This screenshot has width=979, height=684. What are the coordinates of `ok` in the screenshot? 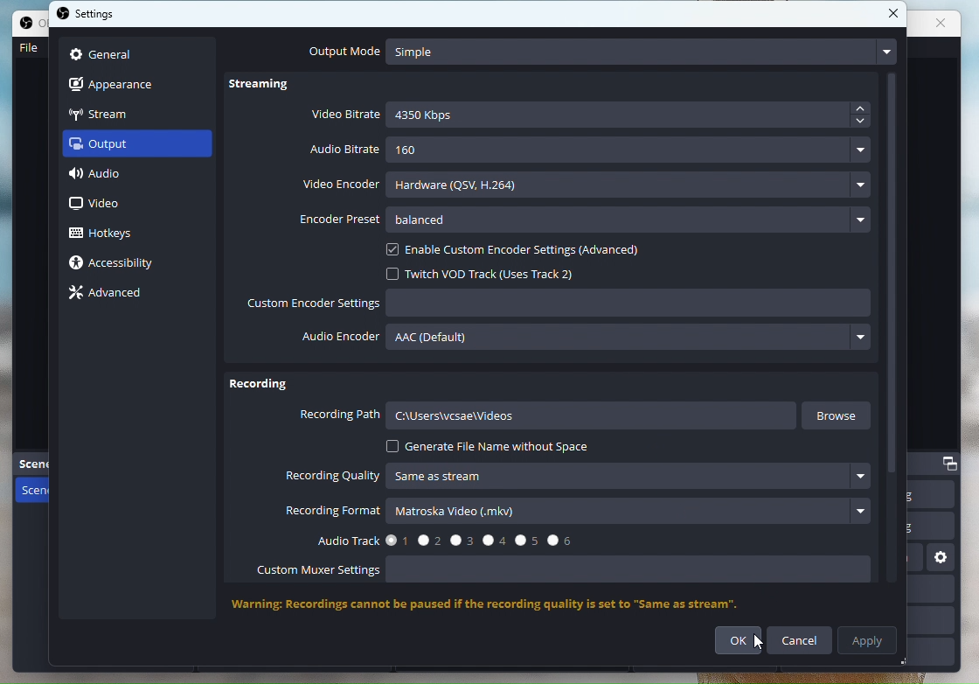 It's located at (743, 641).